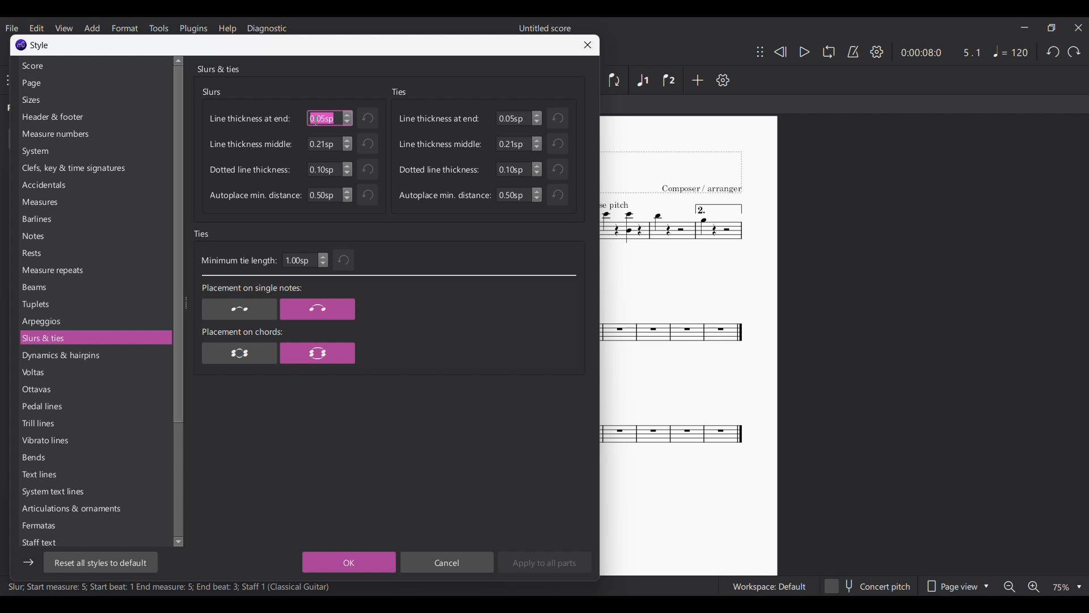  Describe the element at coordinates (93, 100) in the screenshot. I see `Sizes` at that location.